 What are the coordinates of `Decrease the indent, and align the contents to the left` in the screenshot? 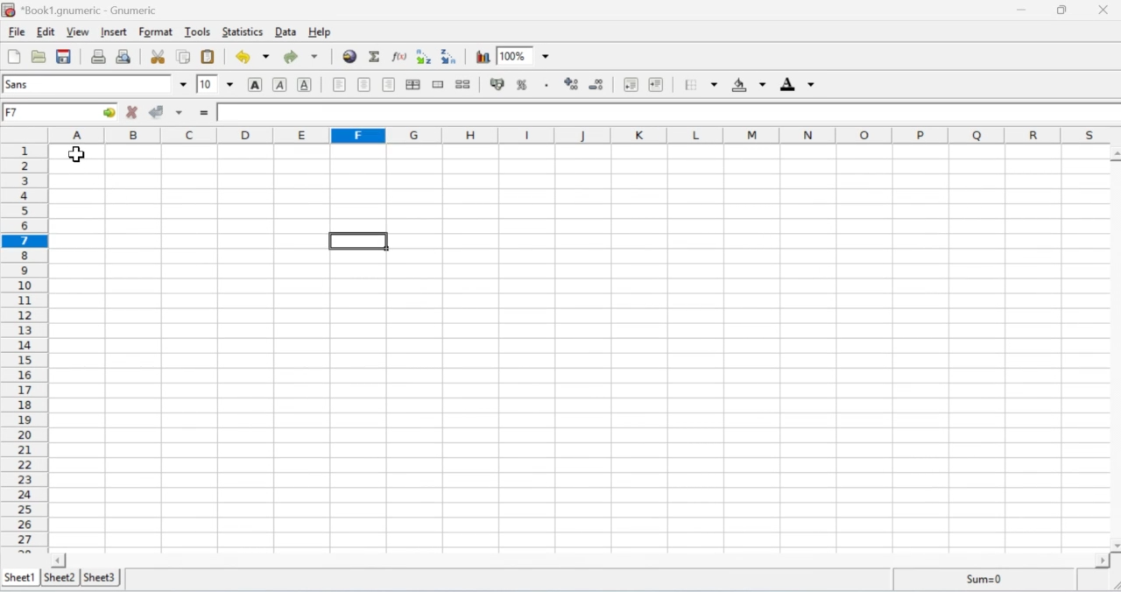 It's located at (631, 84).